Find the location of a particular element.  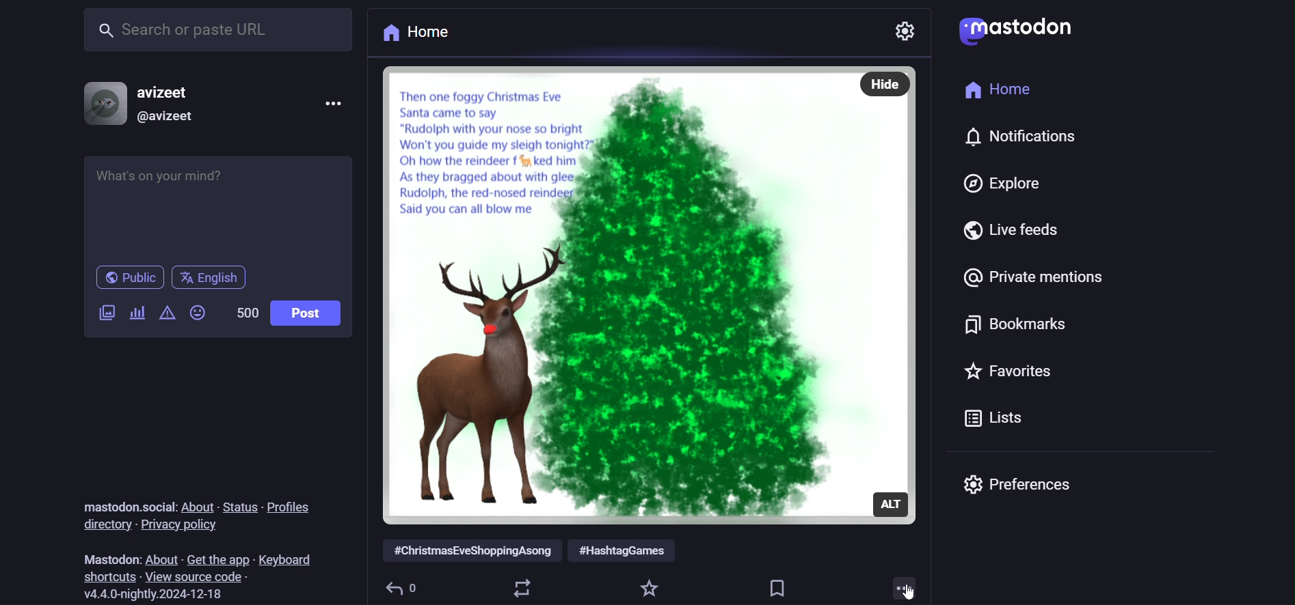

bookmark is located at coordinates (1013, 324).